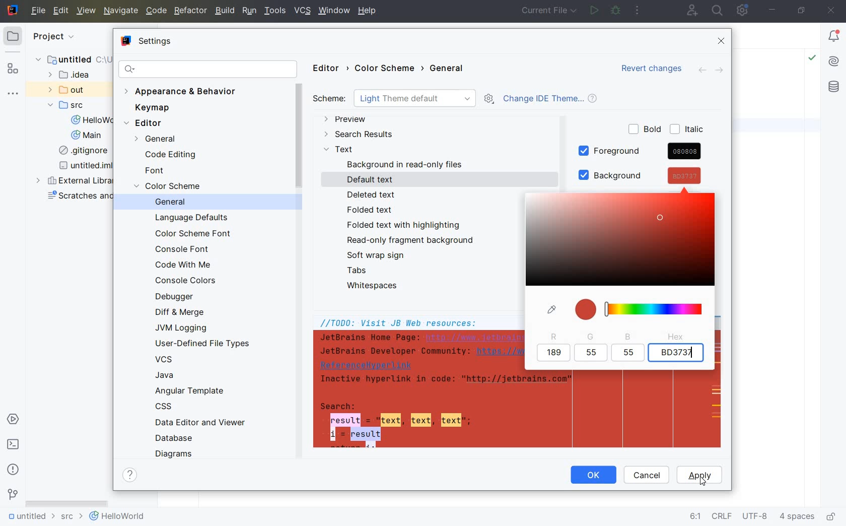 The height and width of the screenshot is (526, 846). I want to click on TOOLS, so click(275, 11).